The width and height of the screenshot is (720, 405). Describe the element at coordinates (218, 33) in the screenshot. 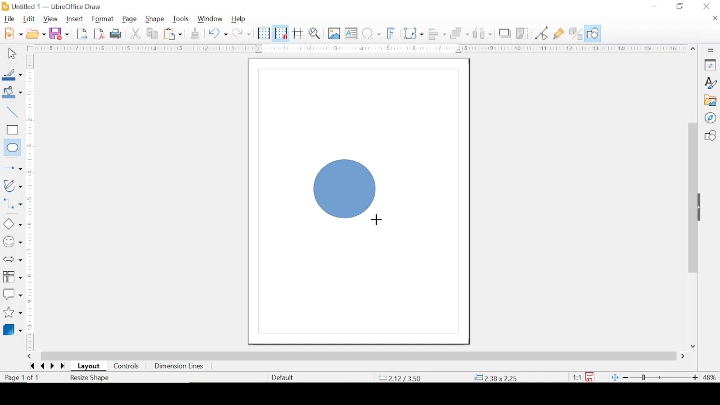

I see `undo` at that location.